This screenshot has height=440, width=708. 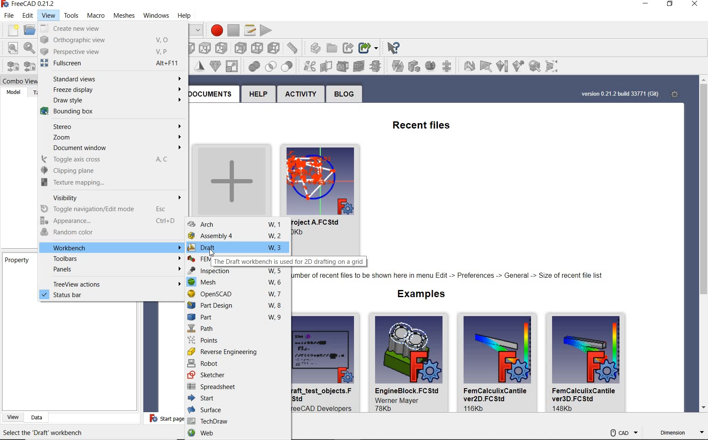 What do you see at coordinates (198, 260) in the screenshot?
I see `FEM` at bounding box center [198, 260].